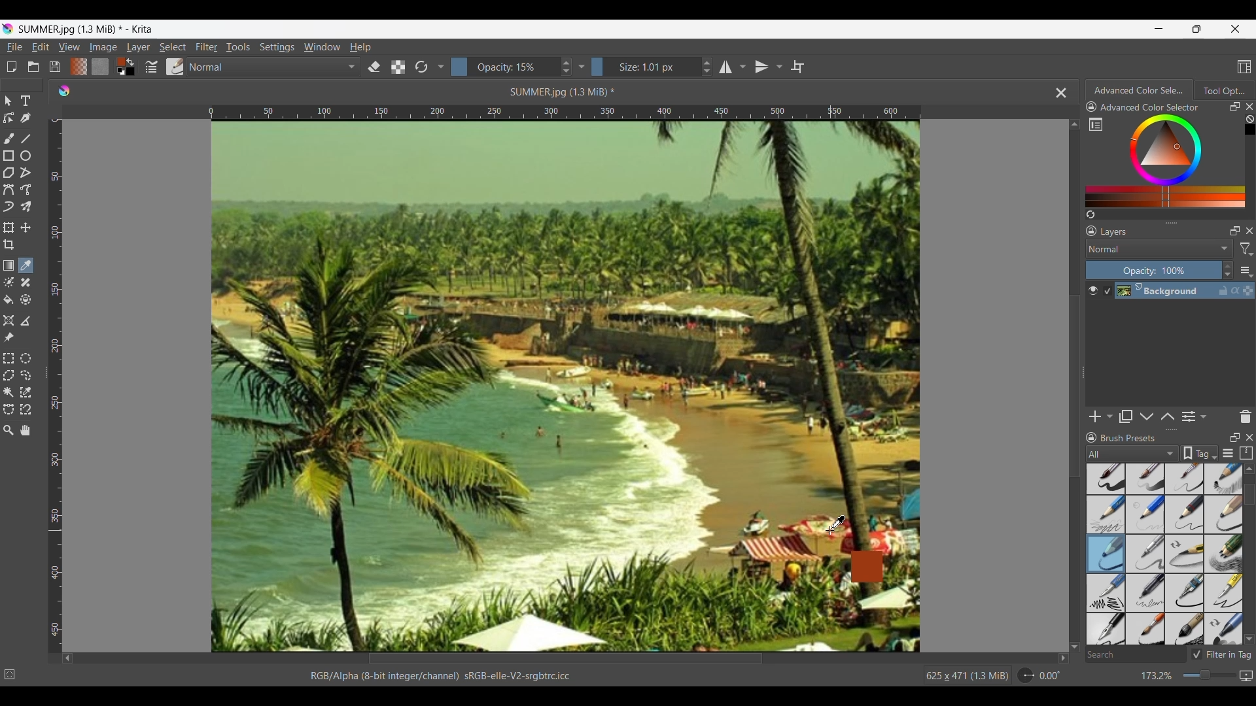 The image size is (1256, 706). Describe the element at coordinates (761, 67) in the screenshot. I see `Vertical mirror tool` at that location.